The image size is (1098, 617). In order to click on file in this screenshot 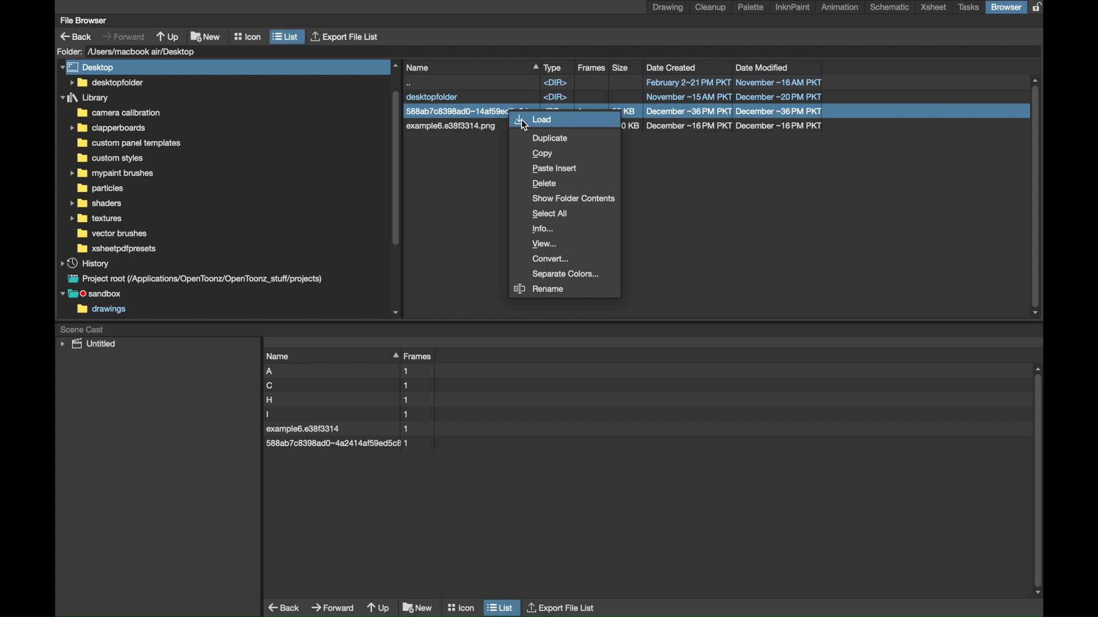, I will do `click(613, 82)`.